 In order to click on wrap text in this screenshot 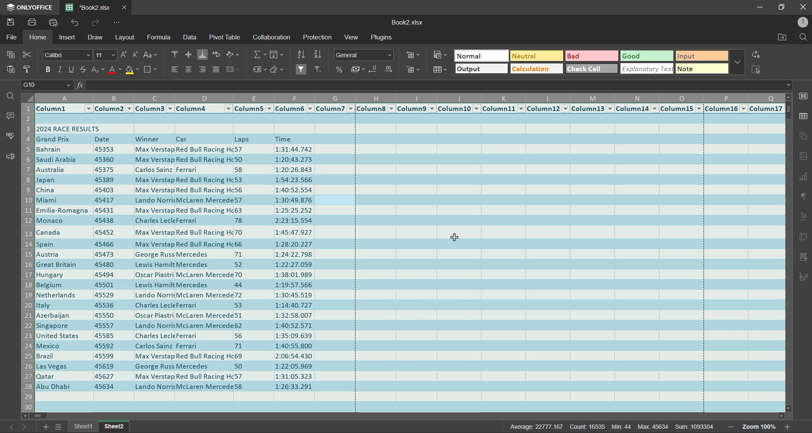, I will do `click(217, 55)`.